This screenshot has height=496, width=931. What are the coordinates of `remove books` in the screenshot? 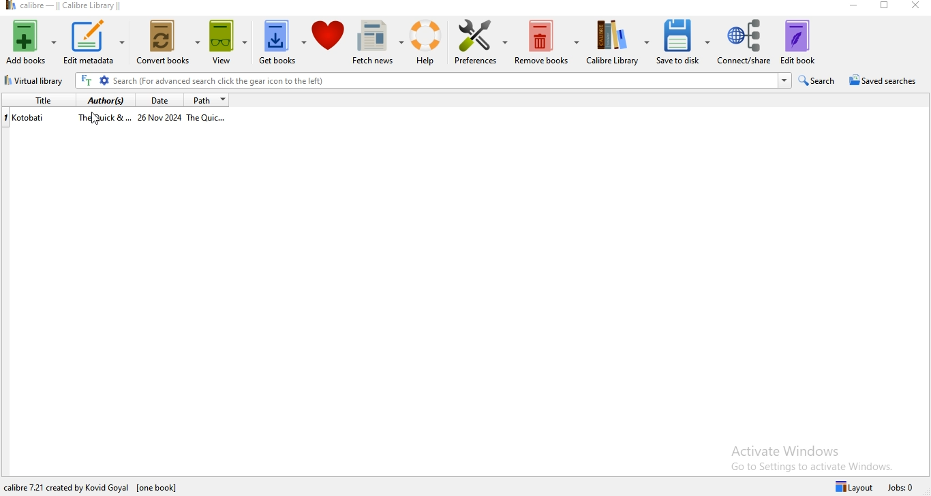 It's located at (547, 41).